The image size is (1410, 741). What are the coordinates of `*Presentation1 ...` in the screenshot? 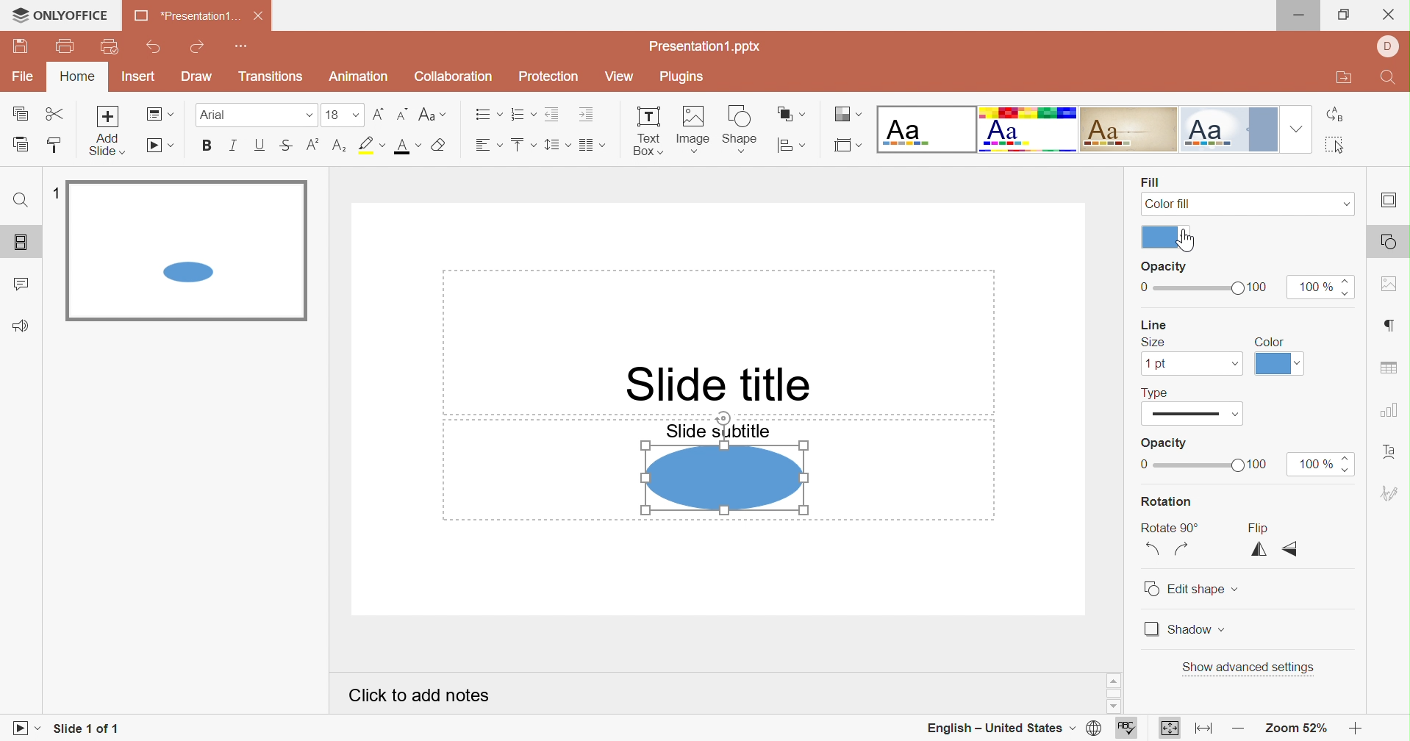 It's located at (186, 16).